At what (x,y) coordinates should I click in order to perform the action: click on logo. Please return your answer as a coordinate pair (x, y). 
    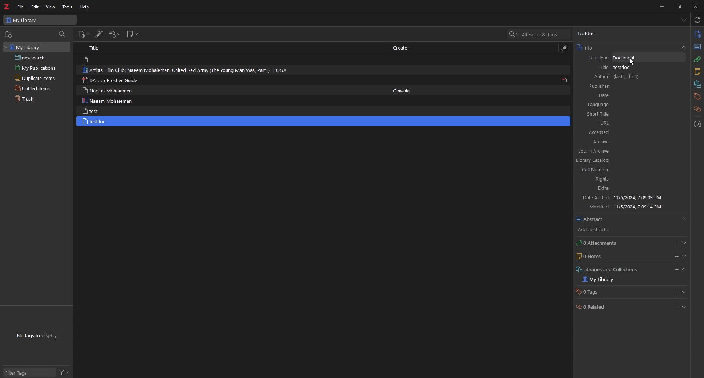
    Looking at the image, I should click on (7, 6).